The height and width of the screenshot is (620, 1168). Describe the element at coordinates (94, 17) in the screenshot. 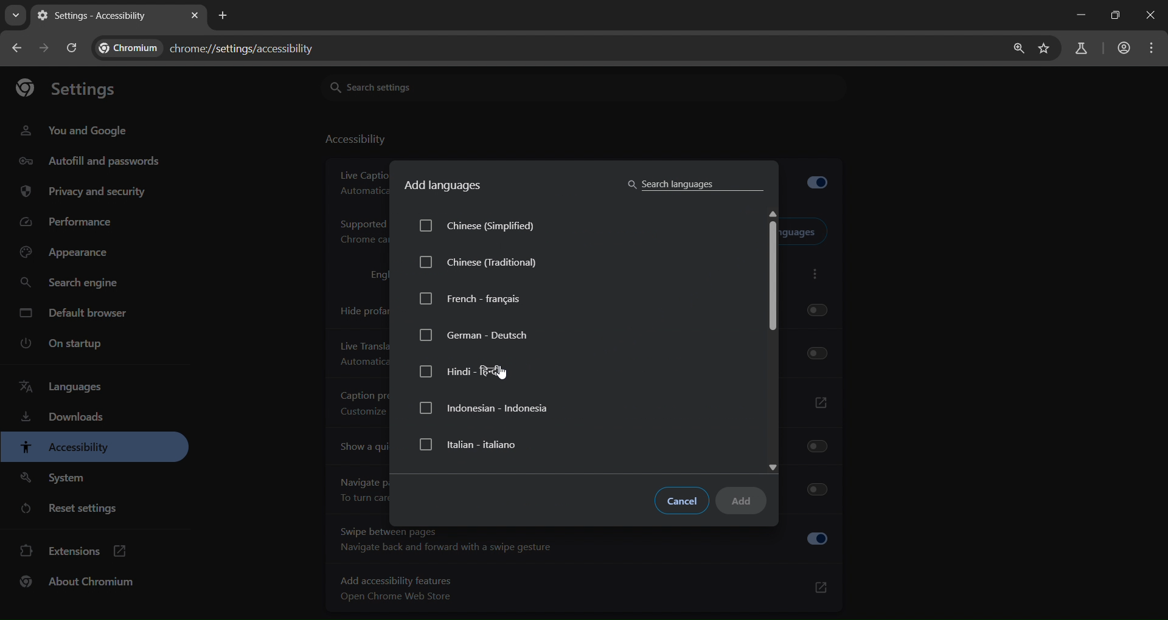

I see `settings - accessibility` at that location.